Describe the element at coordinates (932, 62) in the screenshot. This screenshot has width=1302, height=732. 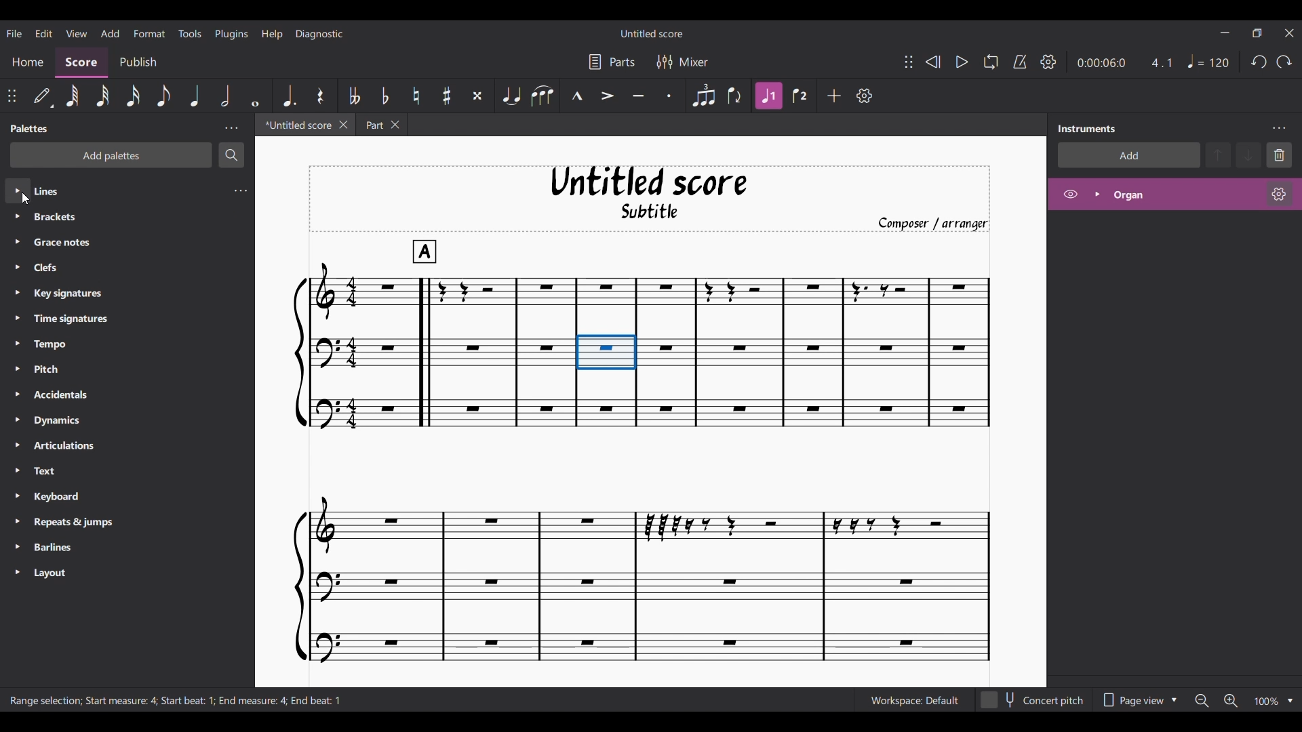
I see `Rewind` at that location.